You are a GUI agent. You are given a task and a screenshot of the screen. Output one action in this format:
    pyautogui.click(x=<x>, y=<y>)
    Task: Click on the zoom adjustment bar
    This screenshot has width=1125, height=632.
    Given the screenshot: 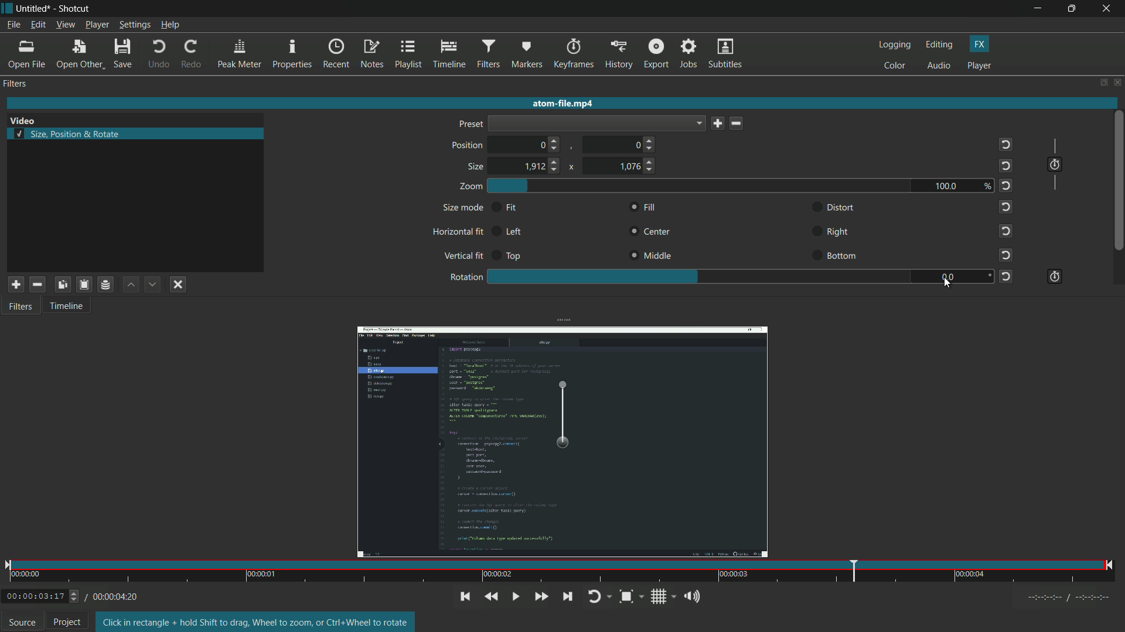 What is the action you would take?
    pyautogui.click(x=700, y=185)
    